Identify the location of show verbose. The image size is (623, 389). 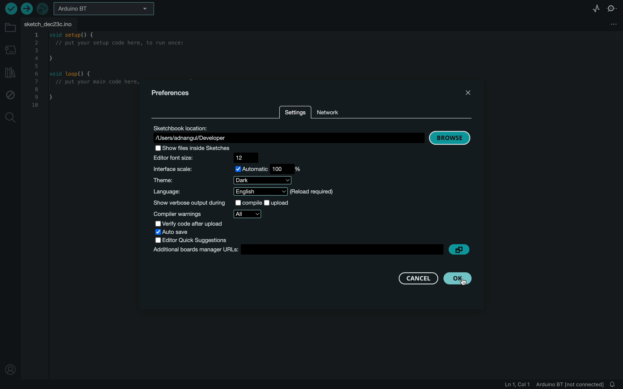
(228, 202).